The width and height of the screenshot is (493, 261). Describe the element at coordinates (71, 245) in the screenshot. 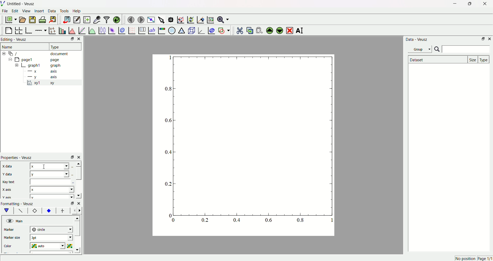

I see `select color` at that location.